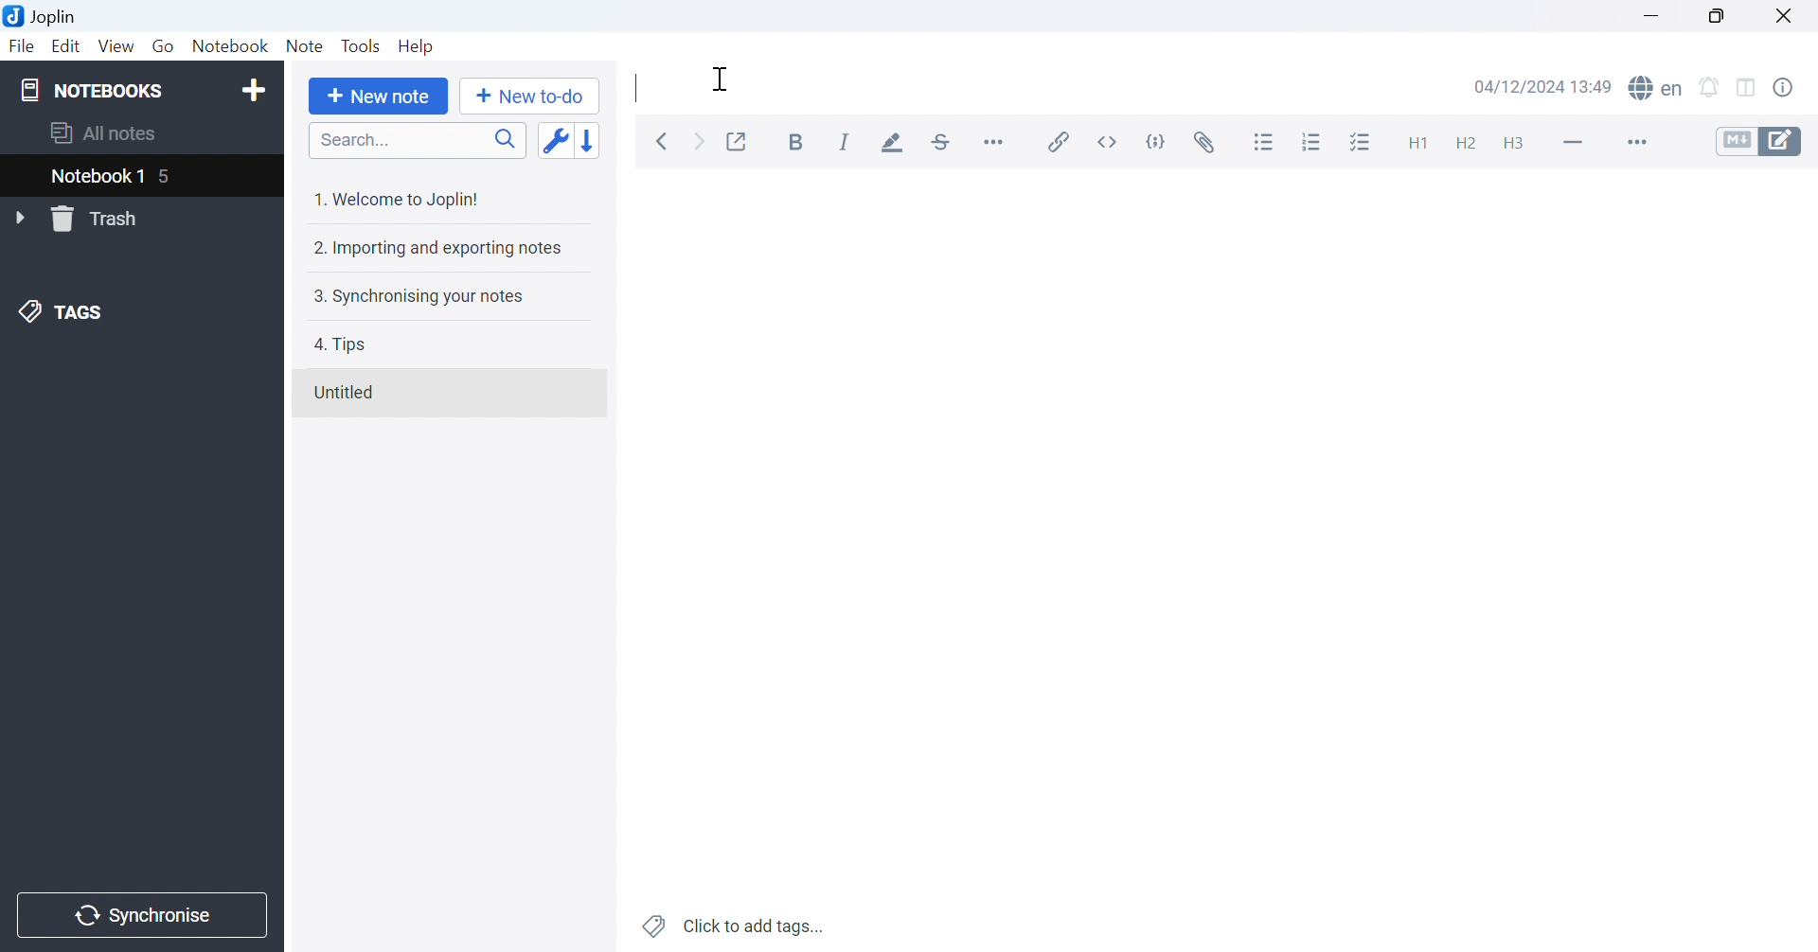 The image size is (1818, 952). What do you see at coordinates (1160, 140) in the screenshot?
I see `Code` at bounding box center [1160, 140].